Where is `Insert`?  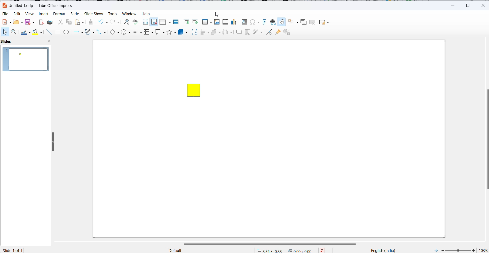
Insert is located at coordinates (43, 14).